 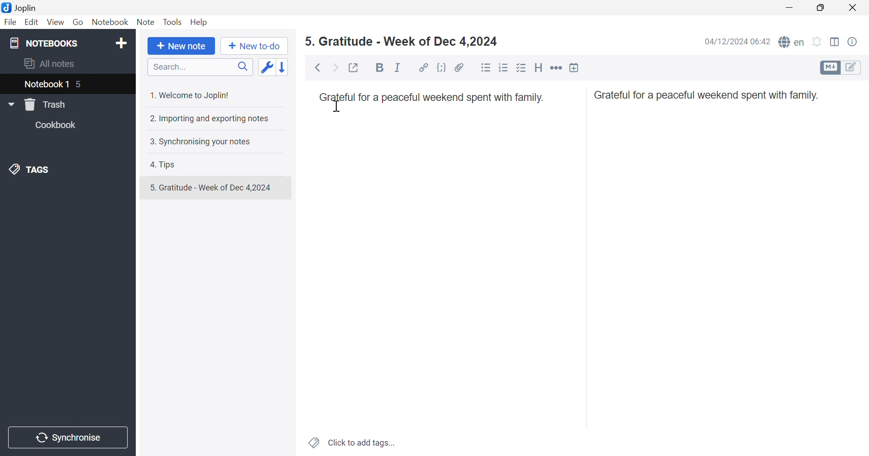 What do you see at coordinates (200, 141) in the screenshot?
I see `3. Synchronising your notes` at bounding box center [200, 141].